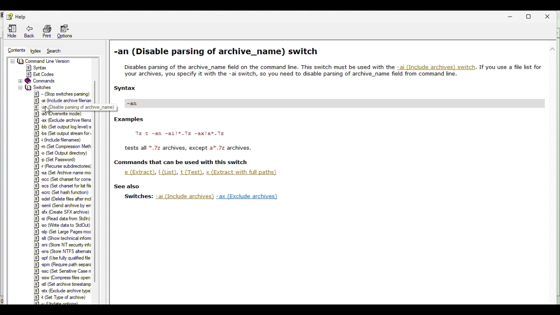 This screenshot has width=560, height=315. I want to click on 7] + (Read data from Sdn), so click(60, 218).